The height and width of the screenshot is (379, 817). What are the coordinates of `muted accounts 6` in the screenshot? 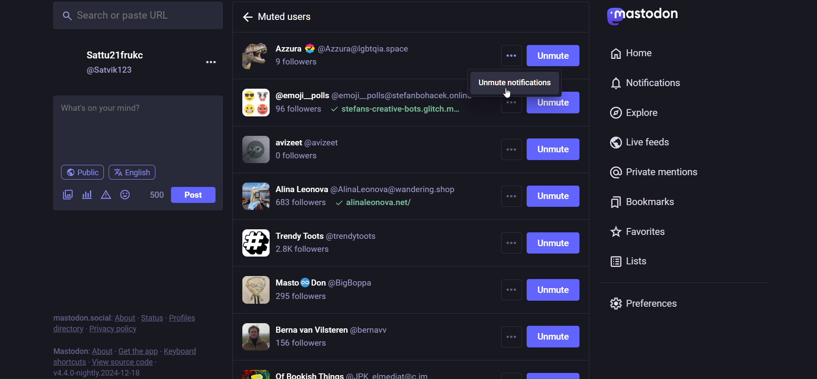 It's located at (321, 292).